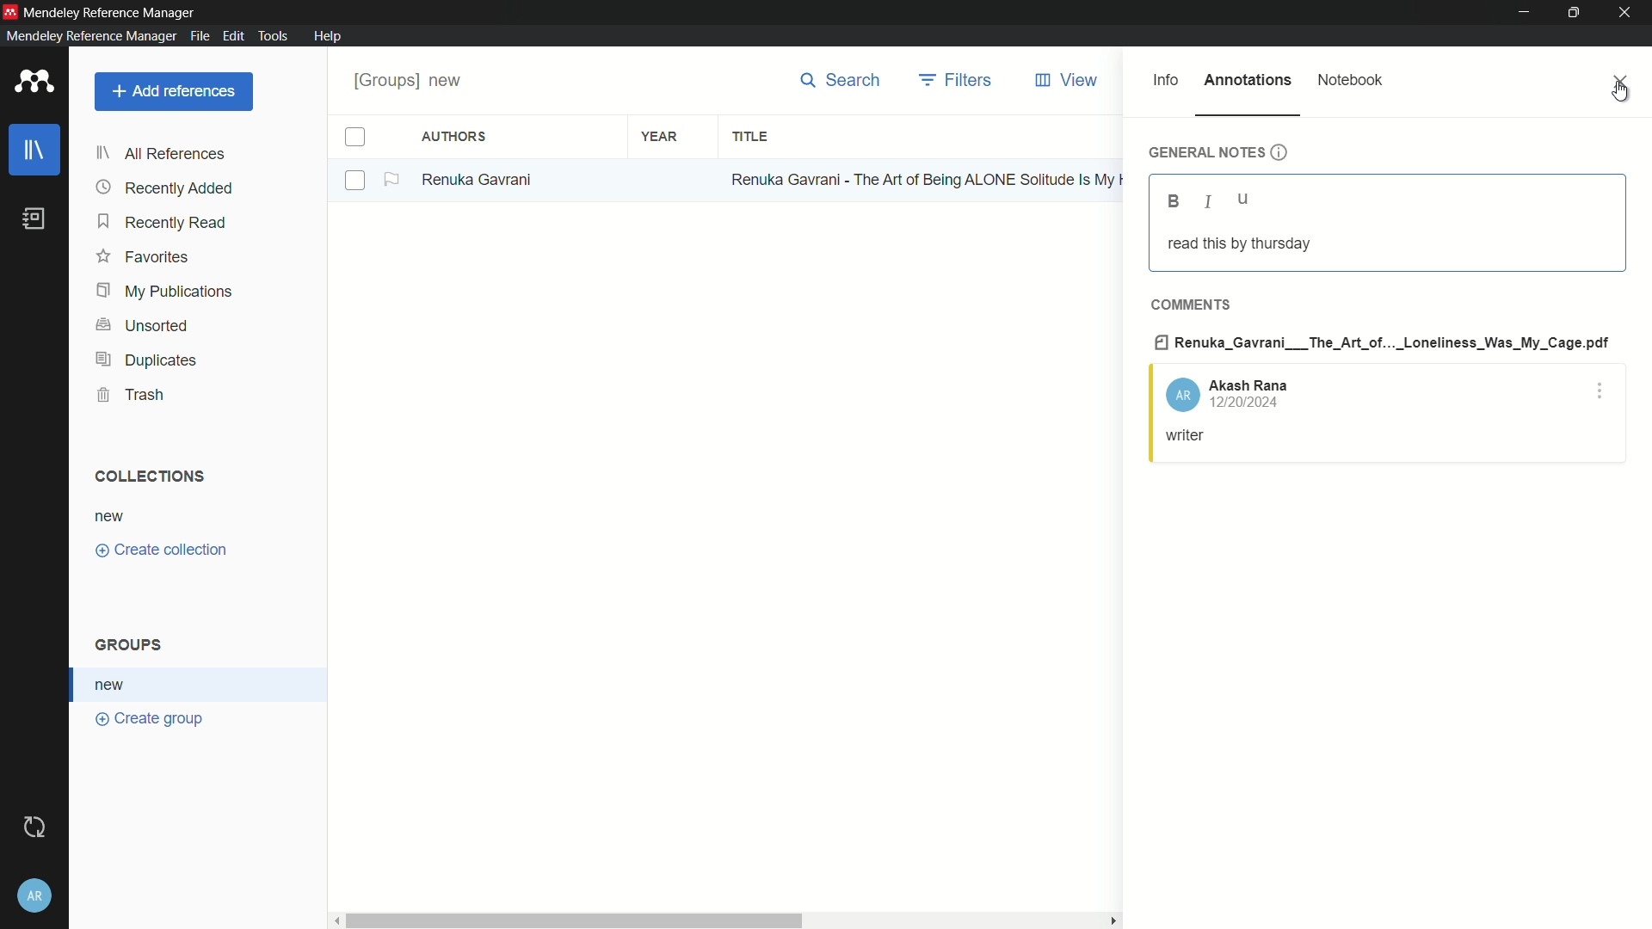 The width and height of the screenshot is (1652, 929). Describe the element at coordinates (1189, 304) in the screenshot. I see `comments` at that location.